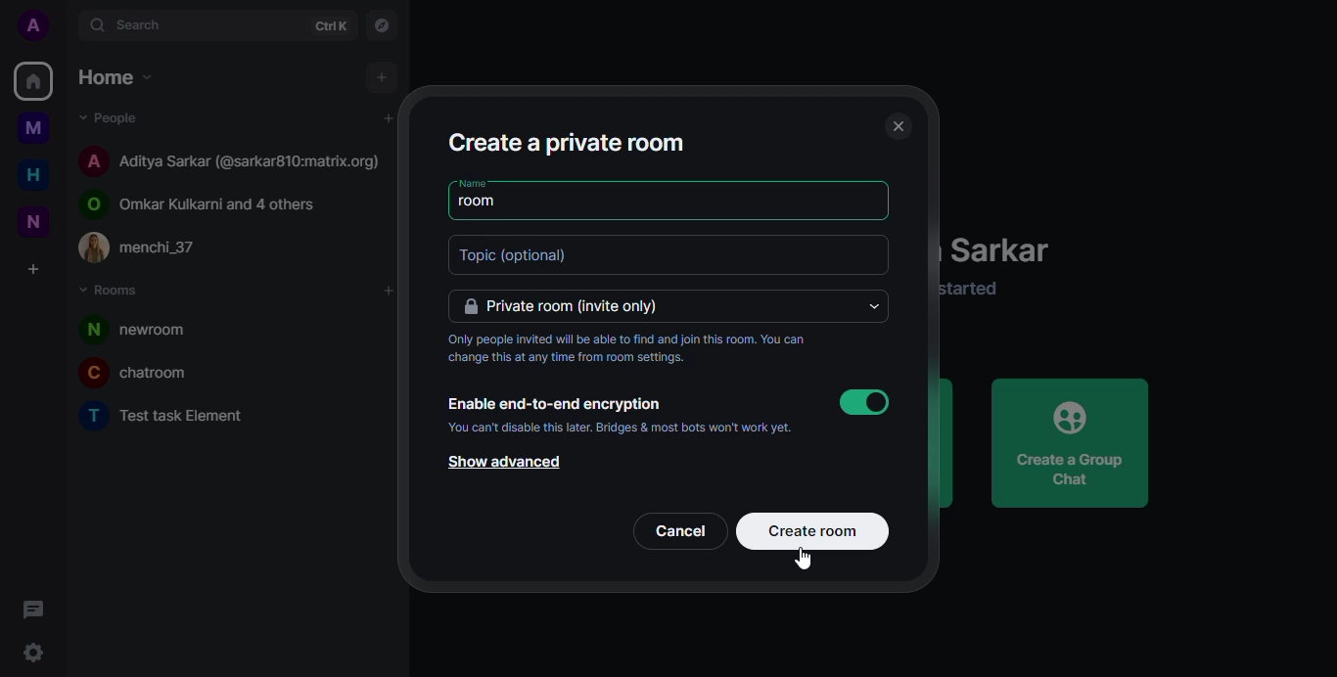 The width and height of the screenshot is (1337, 677). Describe the element at coordinates (871, 306) in the screenshot. I see `drop down` at that location.